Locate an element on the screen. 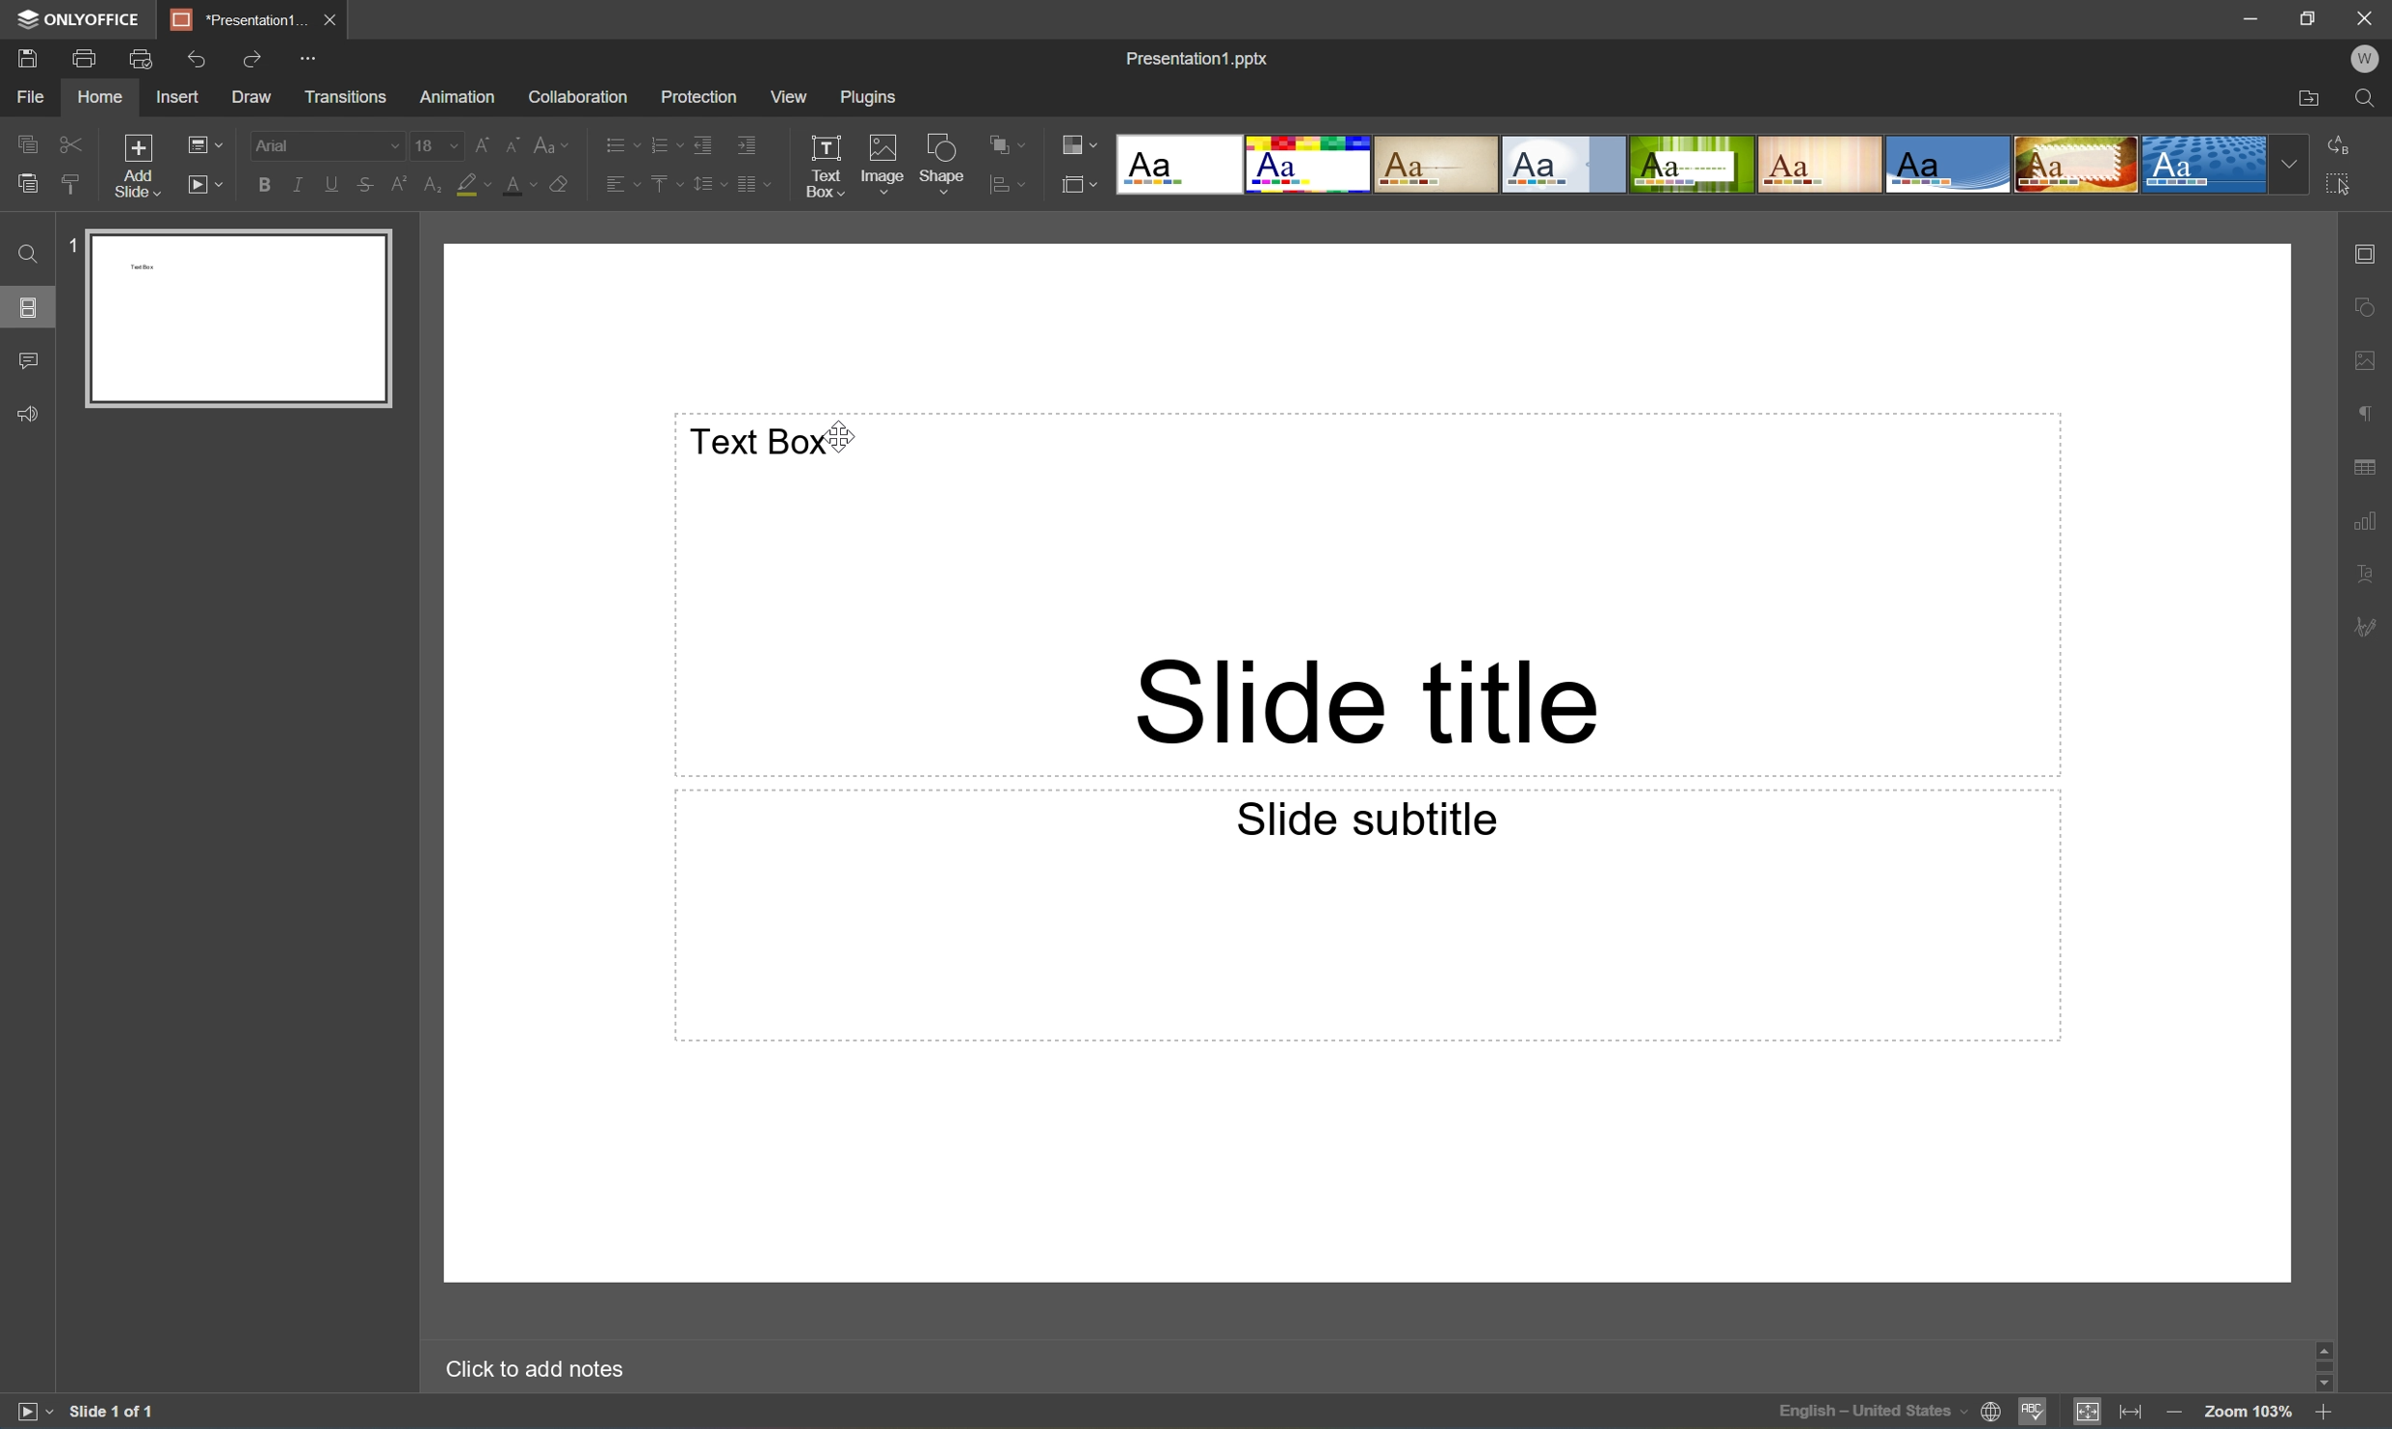 The height and width of the screenshot is (1429, 2392). Fit to width is located at coordinates (2131, 1411).